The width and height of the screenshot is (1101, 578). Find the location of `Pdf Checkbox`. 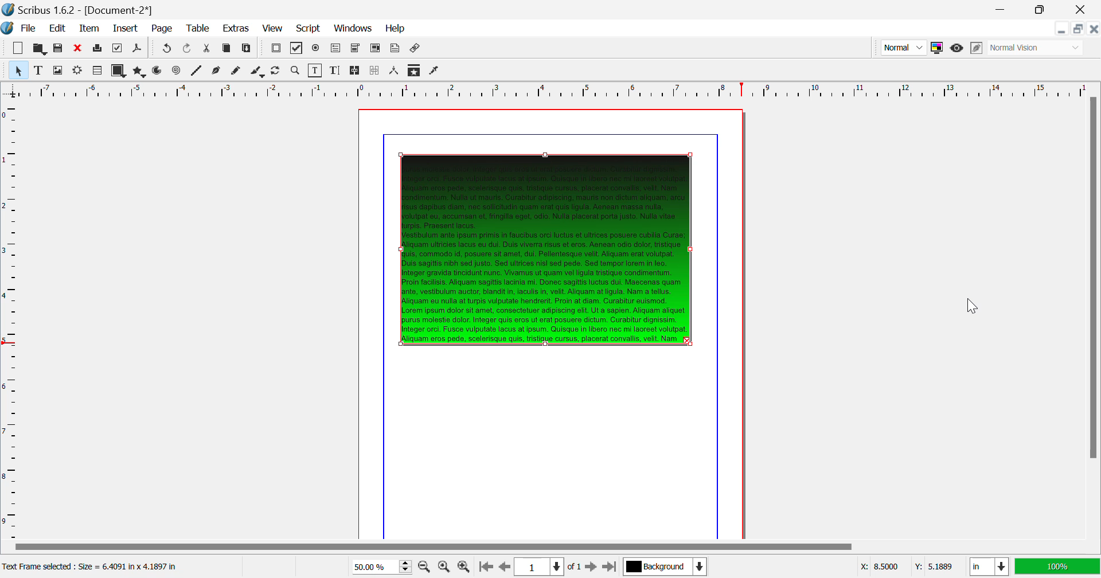

Pdf Checkbox is located at coordinates (297, 50).